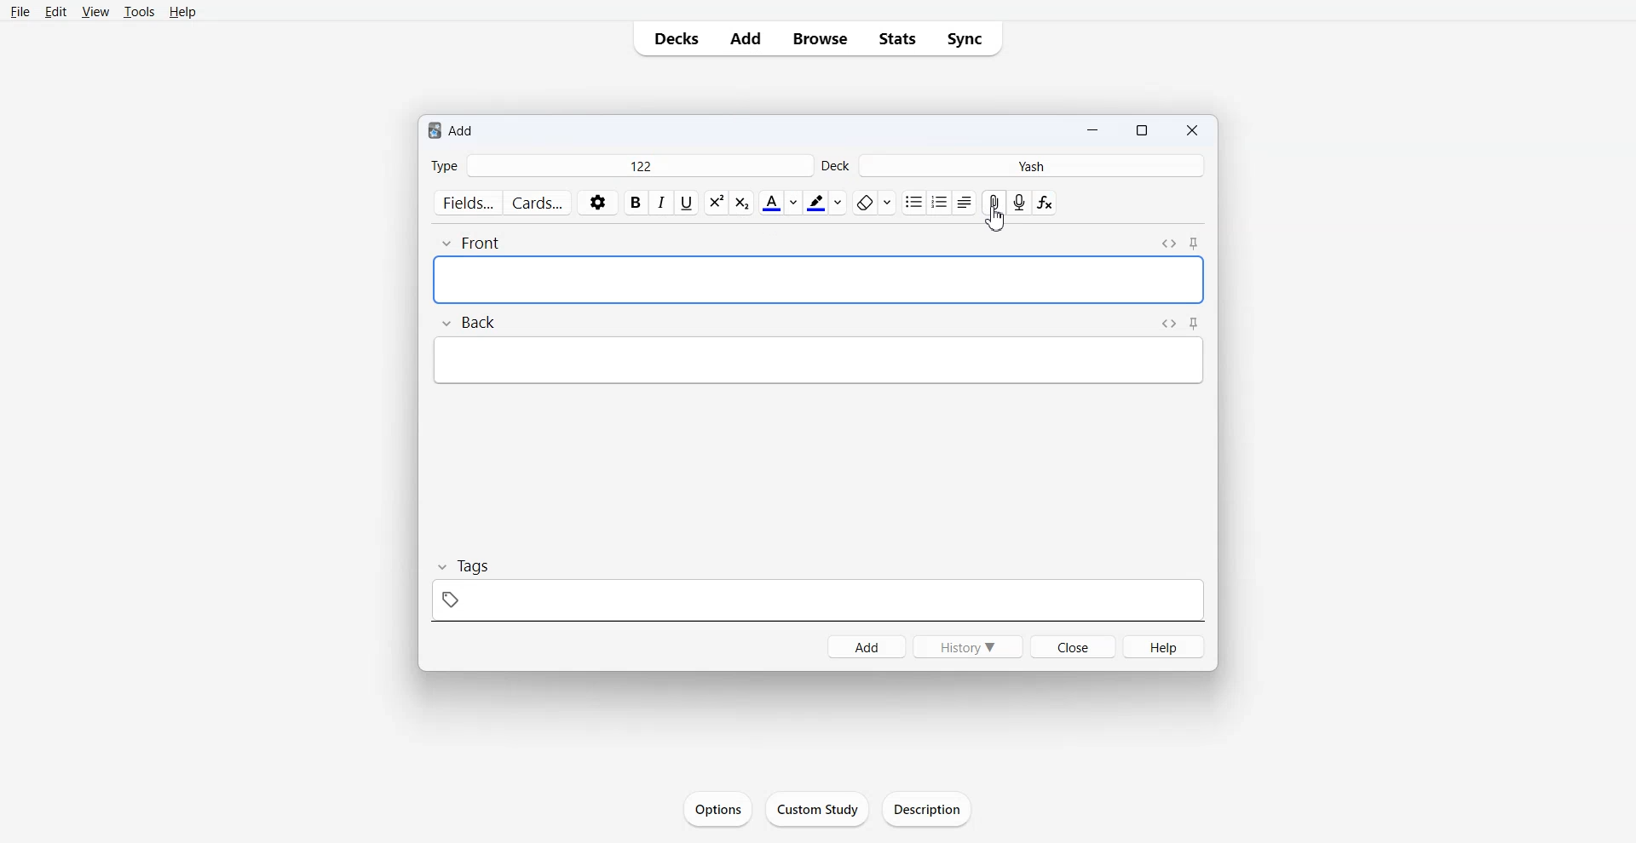  What do you see at coordinates (1165, 646) in the screenshot?
I see `Help` at bounding box center [1165, 646].